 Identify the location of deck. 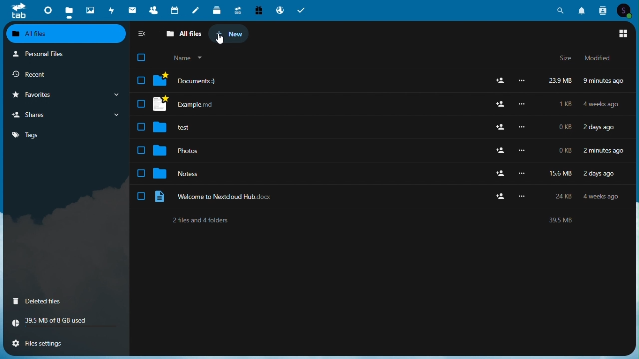
(217, 9).